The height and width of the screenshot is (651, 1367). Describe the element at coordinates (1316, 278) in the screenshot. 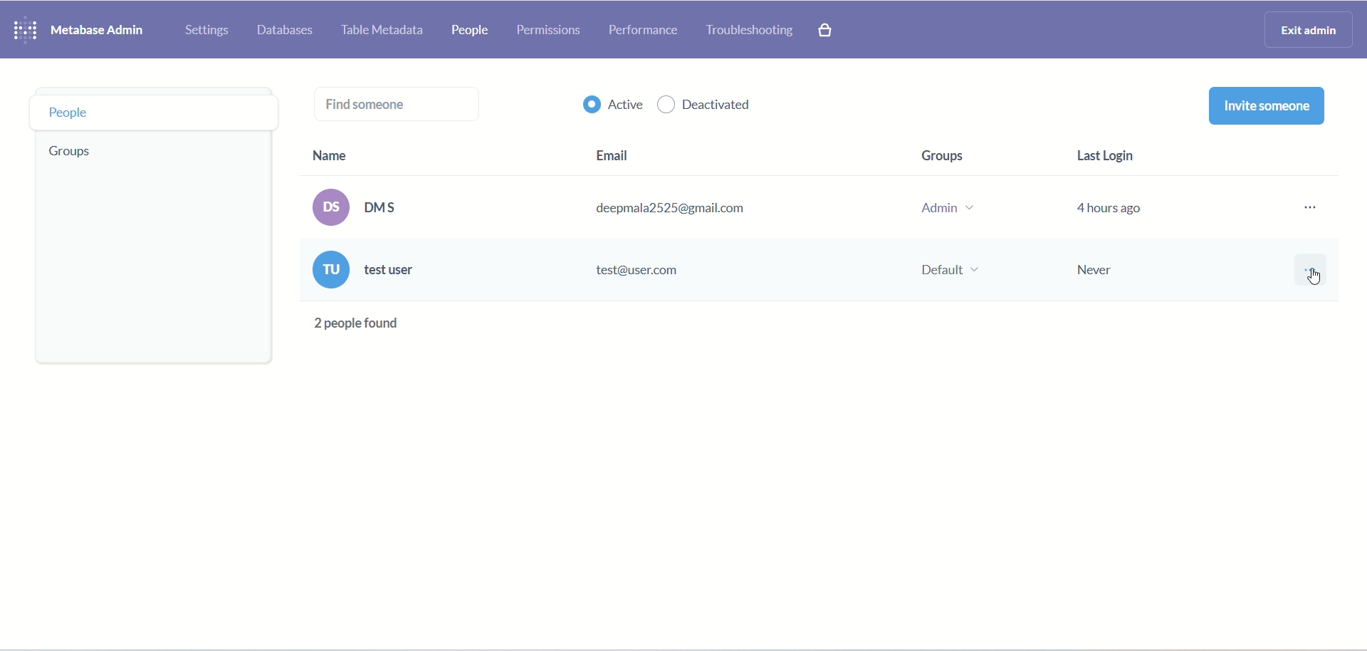

I see `cursor` at that location.